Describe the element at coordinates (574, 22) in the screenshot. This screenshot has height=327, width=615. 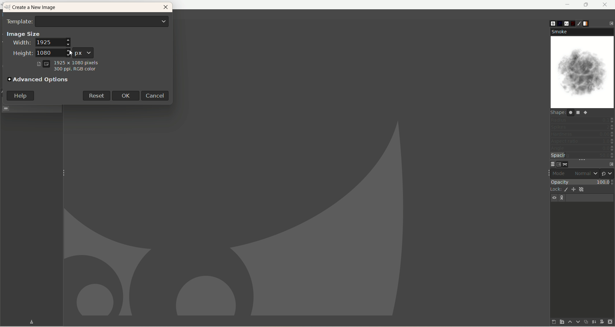
I see `document history` at that location.